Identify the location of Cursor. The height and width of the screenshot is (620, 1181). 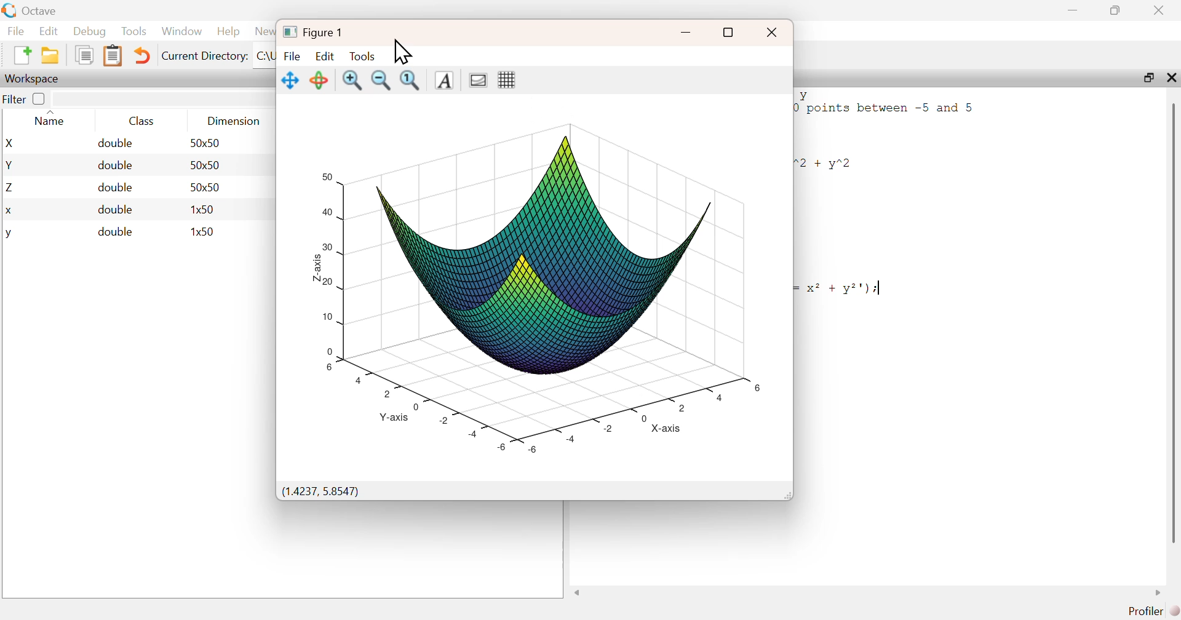
(401, 52).